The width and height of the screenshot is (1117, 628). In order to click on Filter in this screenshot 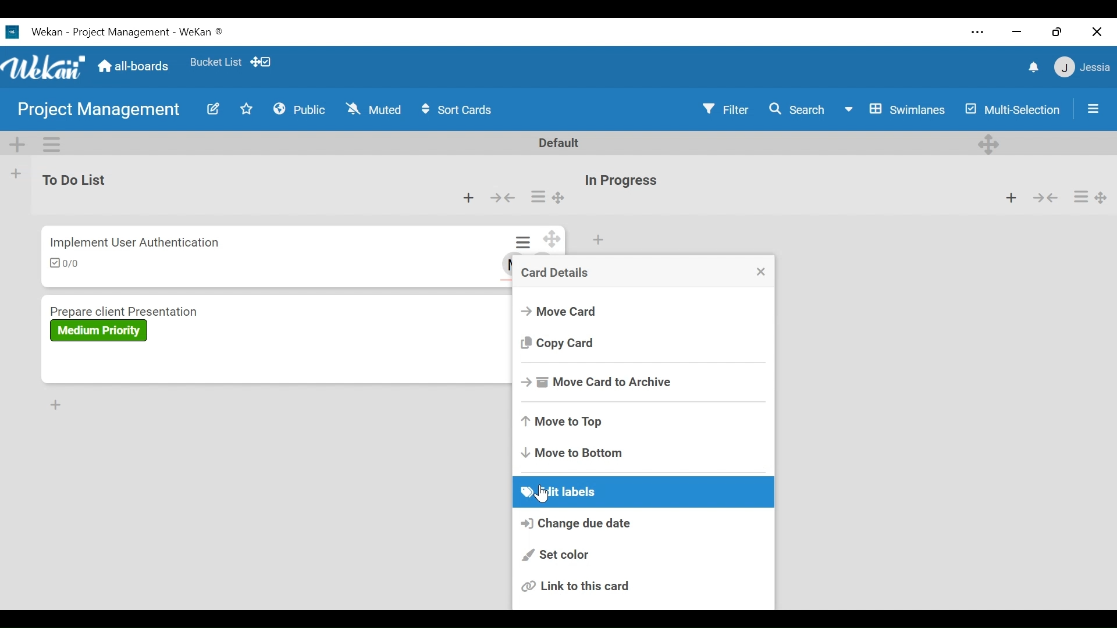, I will do `click(727, 109)`.